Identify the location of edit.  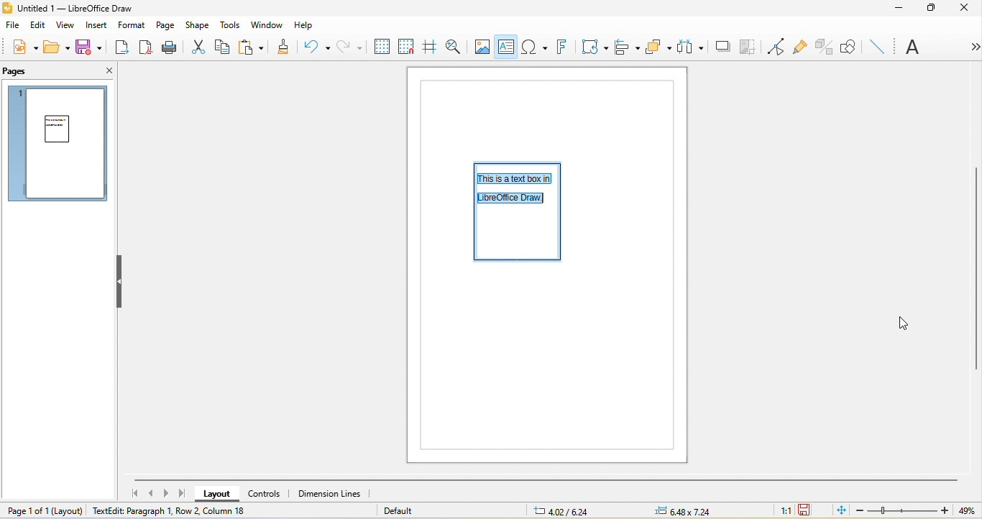
(38, 26).